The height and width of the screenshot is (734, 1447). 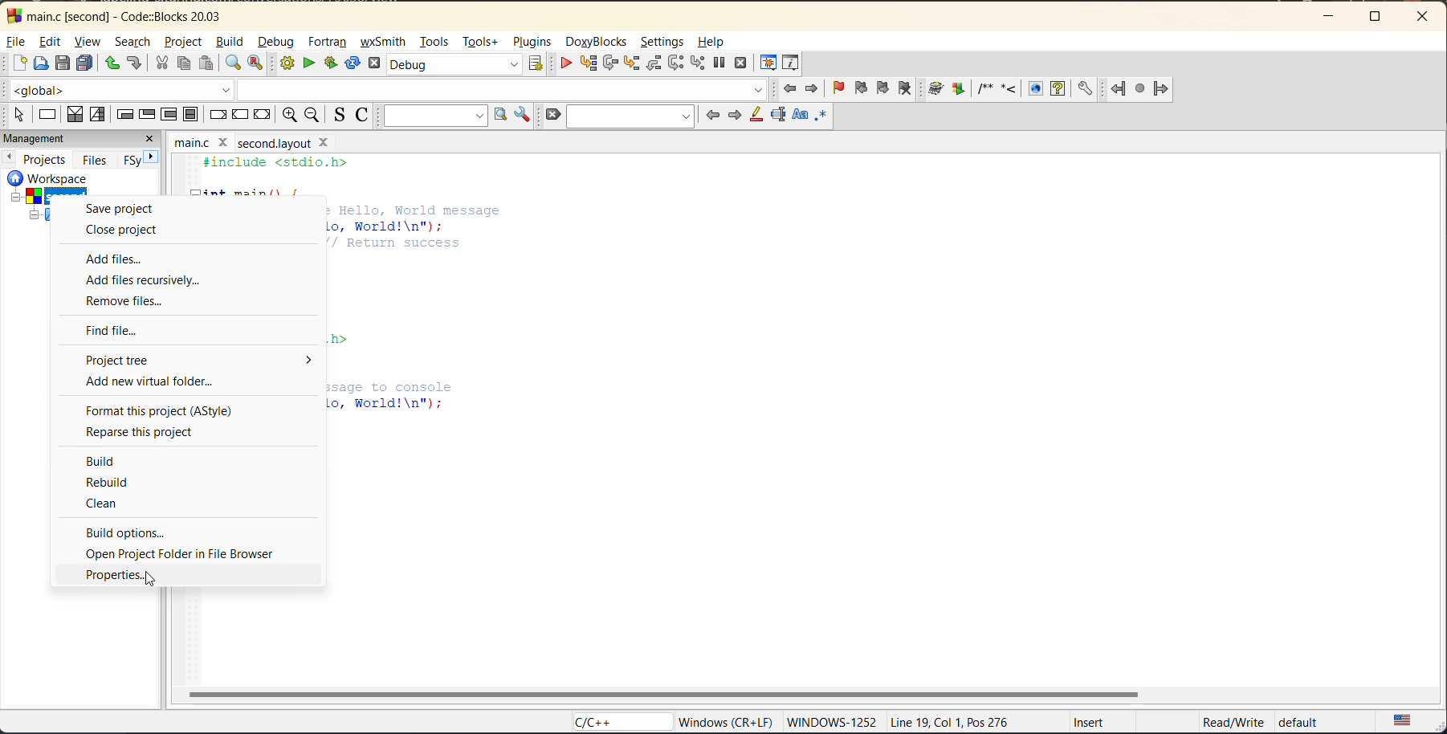 I want to click on redo, so click(x=136, y=61).